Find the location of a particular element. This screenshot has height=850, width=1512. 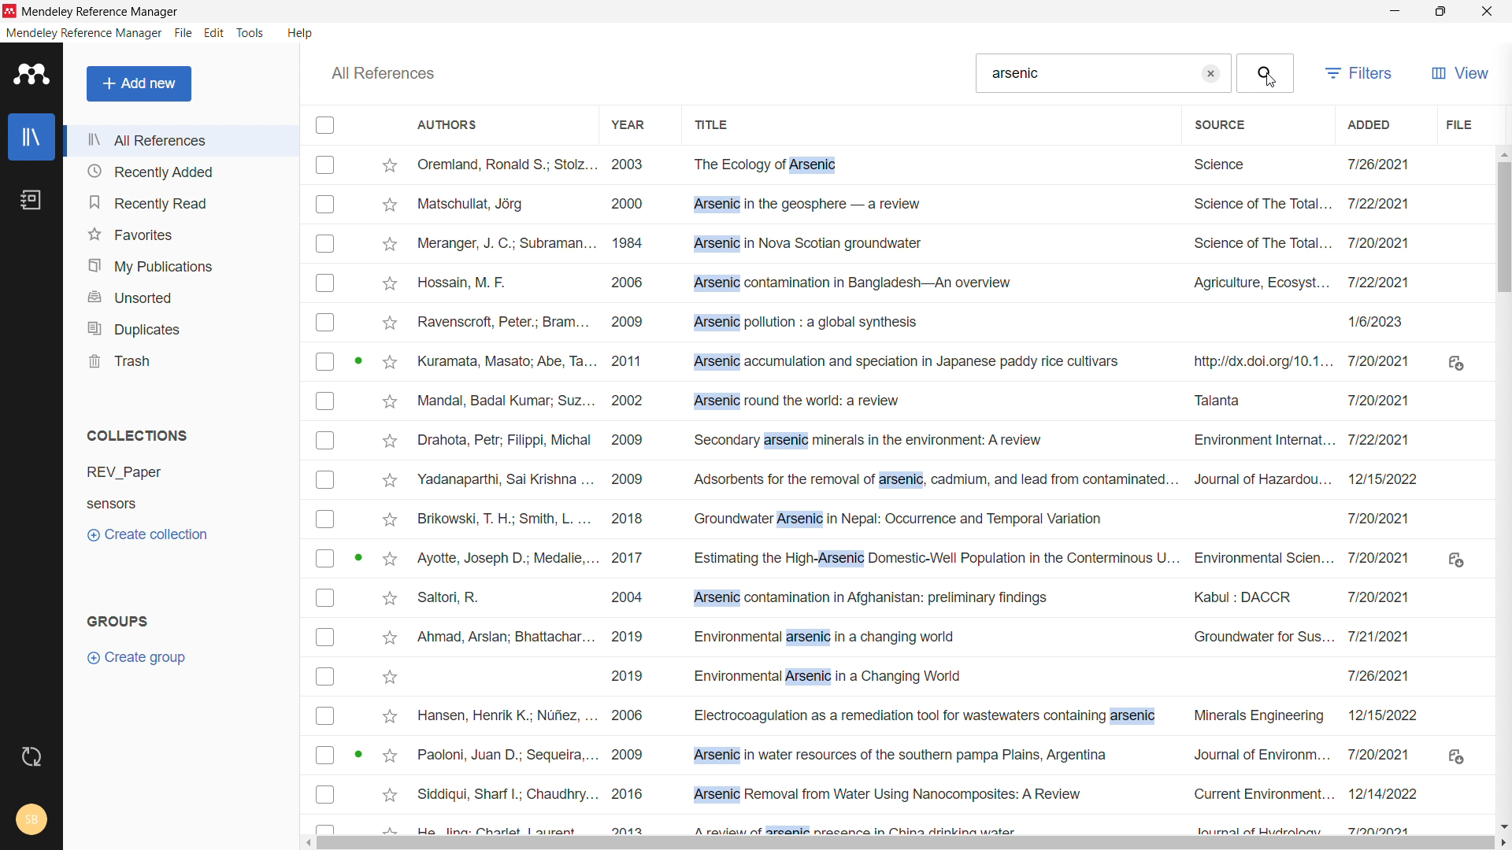

all references is located at coordinates (384, 72).